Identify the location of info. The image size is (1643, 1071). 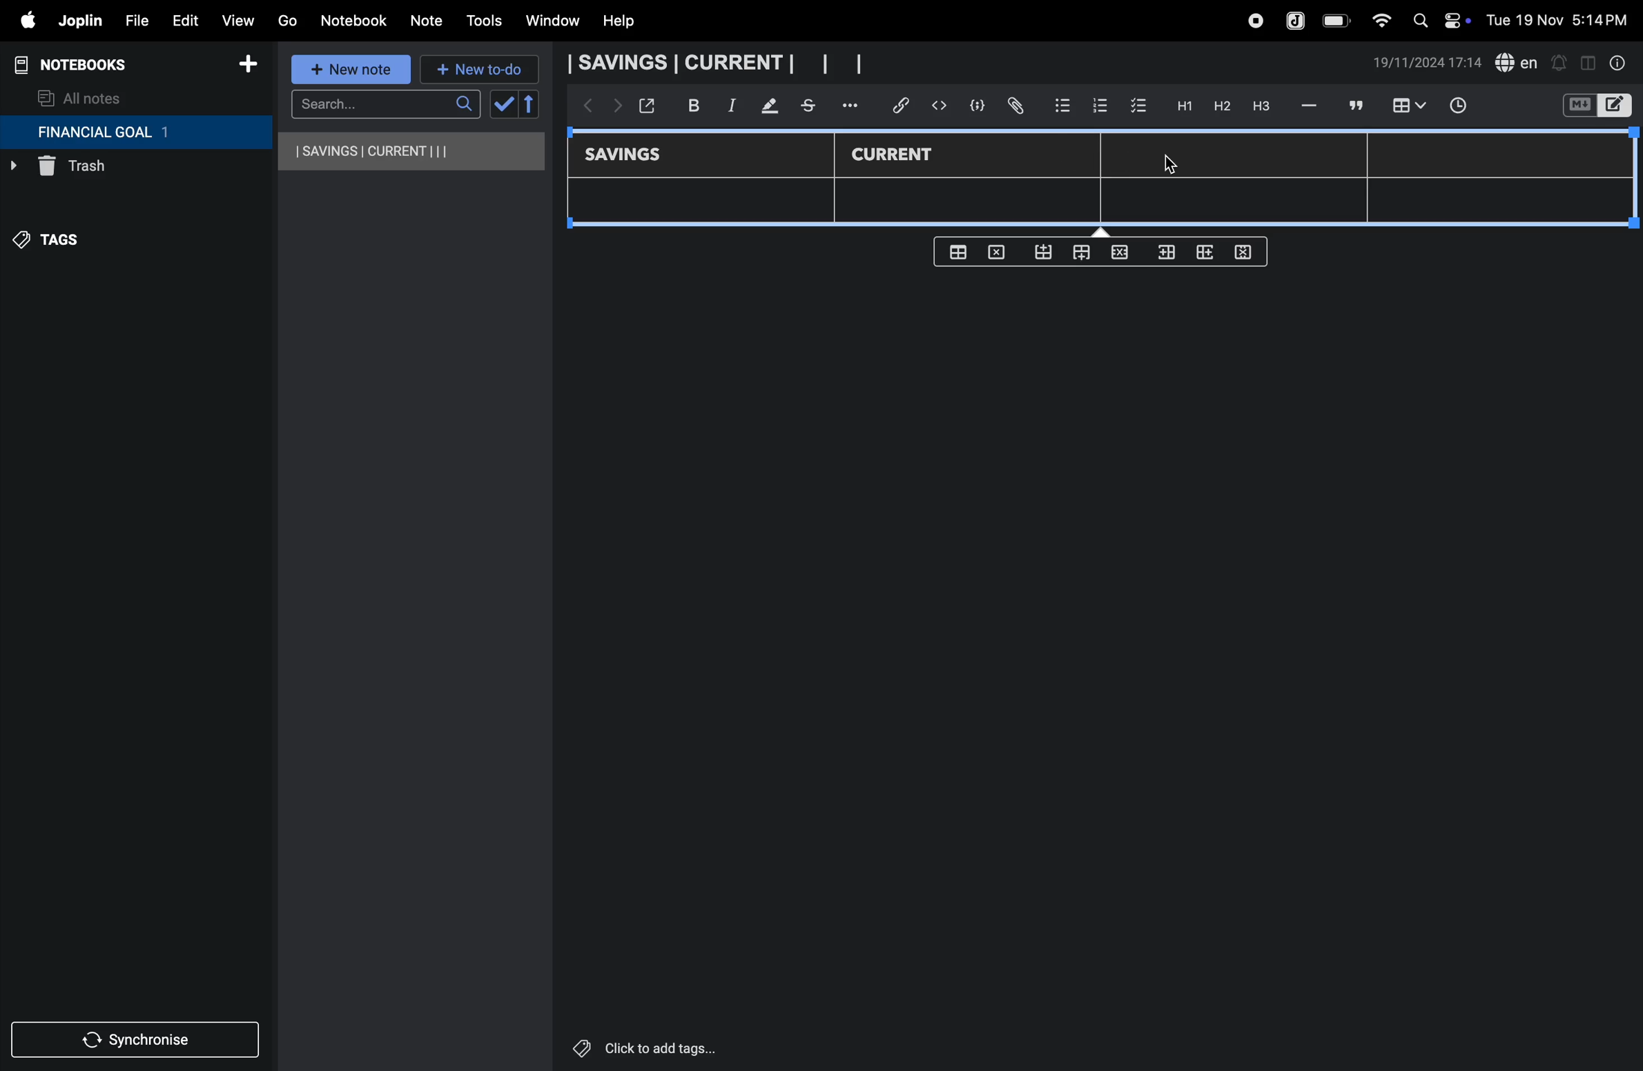
(1619, 63).